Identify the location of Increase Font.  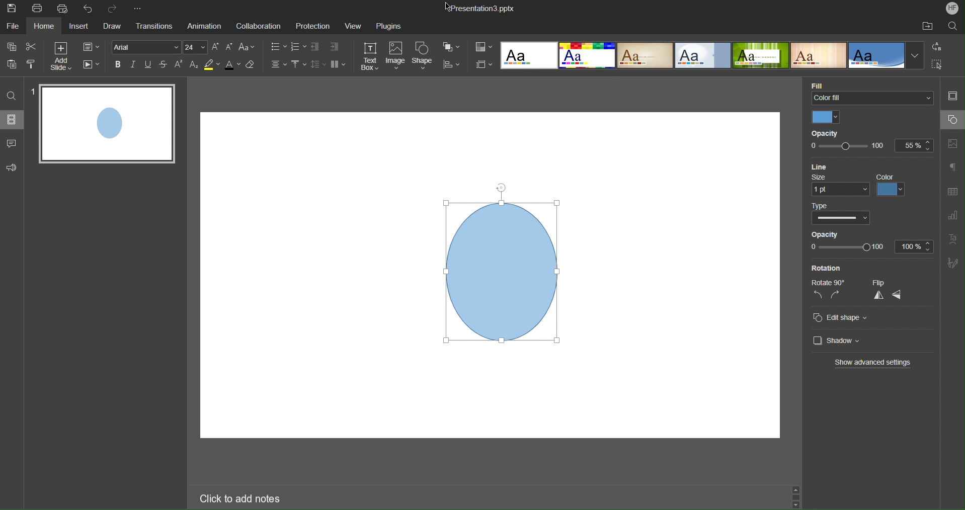
(216, 47).